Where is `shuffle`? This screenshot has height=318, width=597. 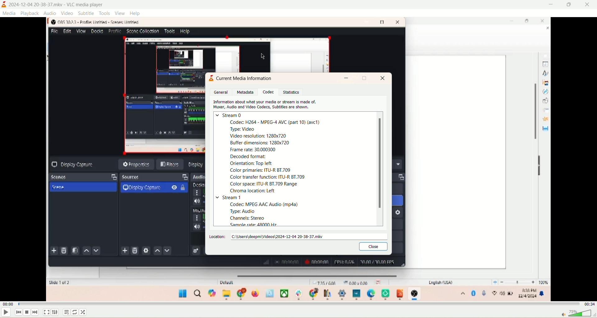
shuffle is located at coordinates (84, 312).